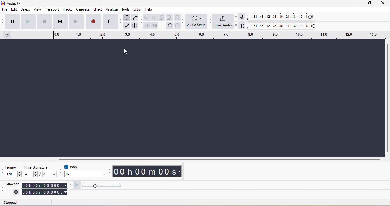  What do you see at coordinates (8, 35) in the screenshot?
I see `timeline option` at bounding box center [8, 35].